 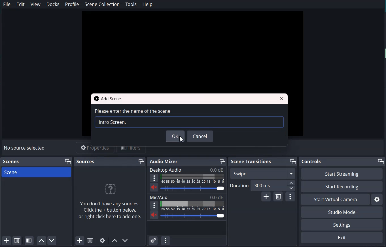 I want to click on Docks, so click(x=53, y=4).